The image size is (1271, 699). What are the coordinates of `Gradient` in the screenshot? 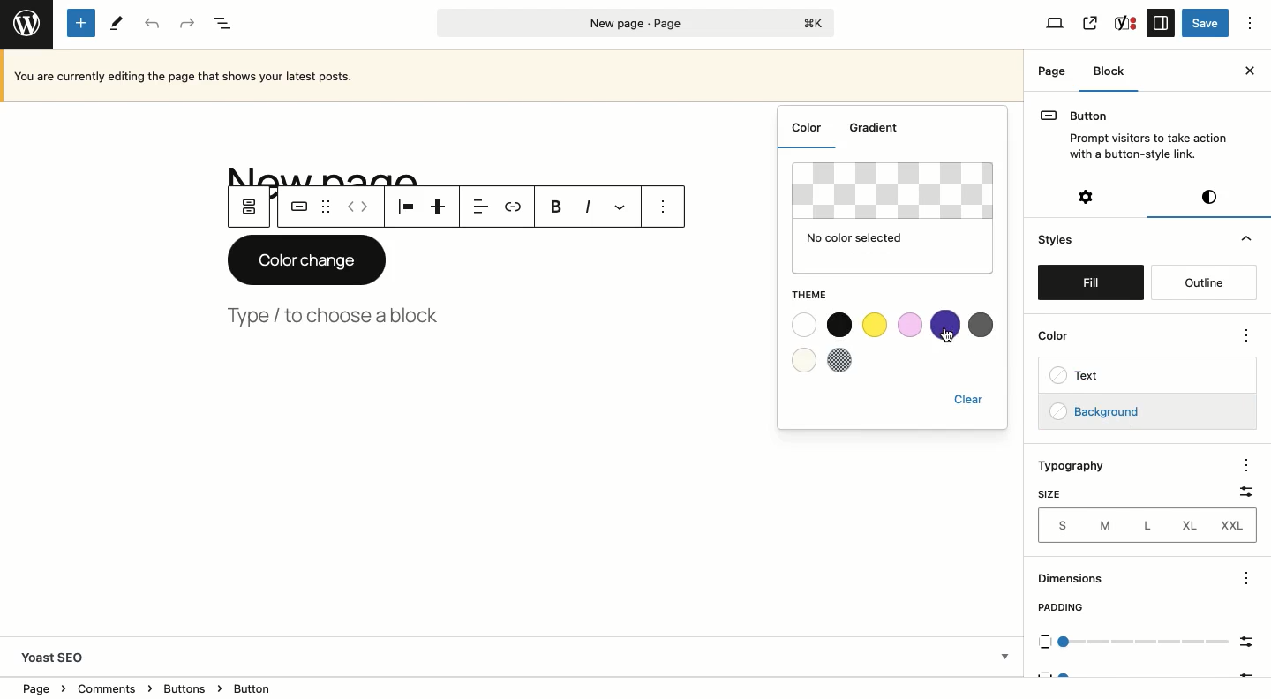 It's located at (877, 127).